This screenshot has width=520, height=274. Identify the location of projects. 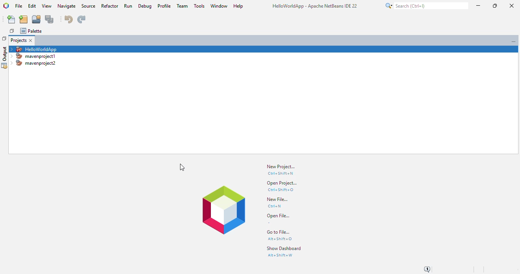
(19, 40).